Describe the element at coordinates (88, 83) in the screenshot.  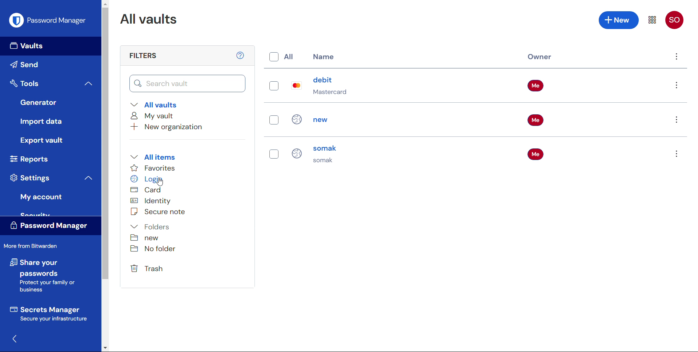
I see `Collapse tools menu ` at that location.